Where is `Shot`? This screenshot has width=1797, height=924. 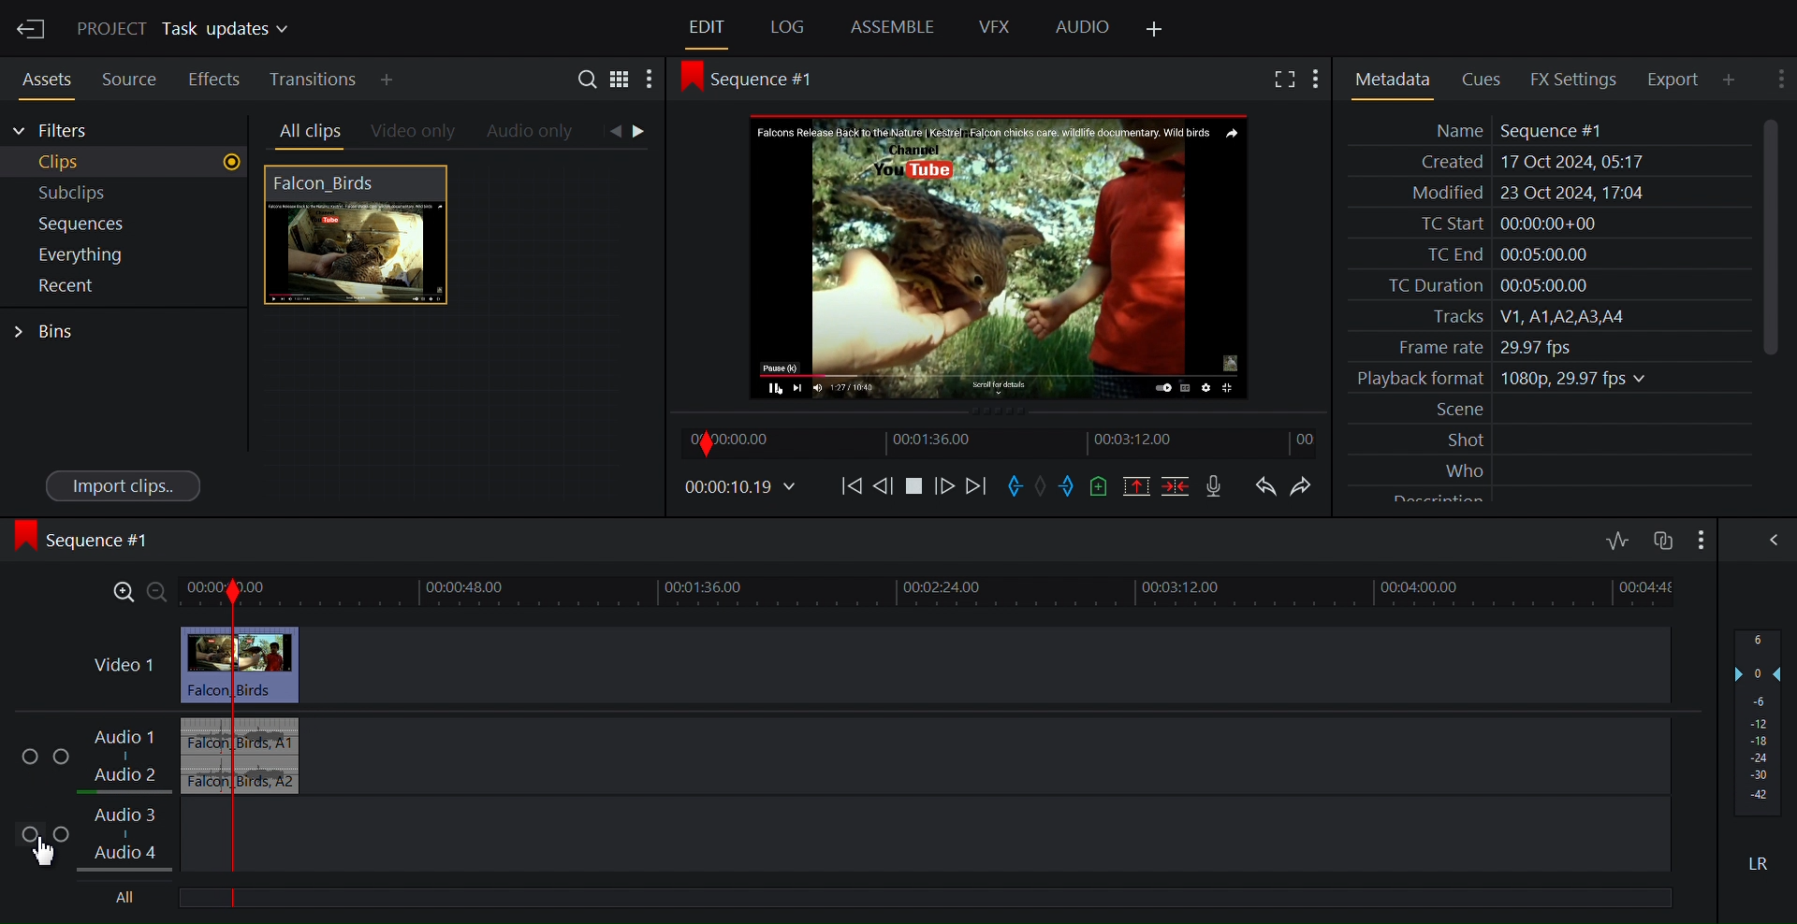
Shot is located at coordinates (1551, 439).